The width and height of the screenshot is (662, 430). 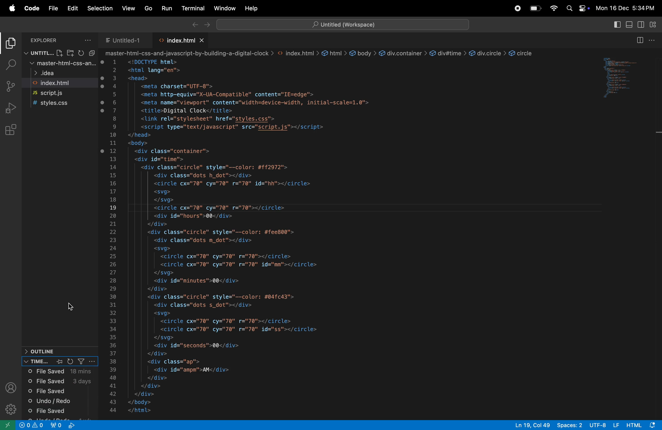 I want to click on record, so click(x=516, y=8).